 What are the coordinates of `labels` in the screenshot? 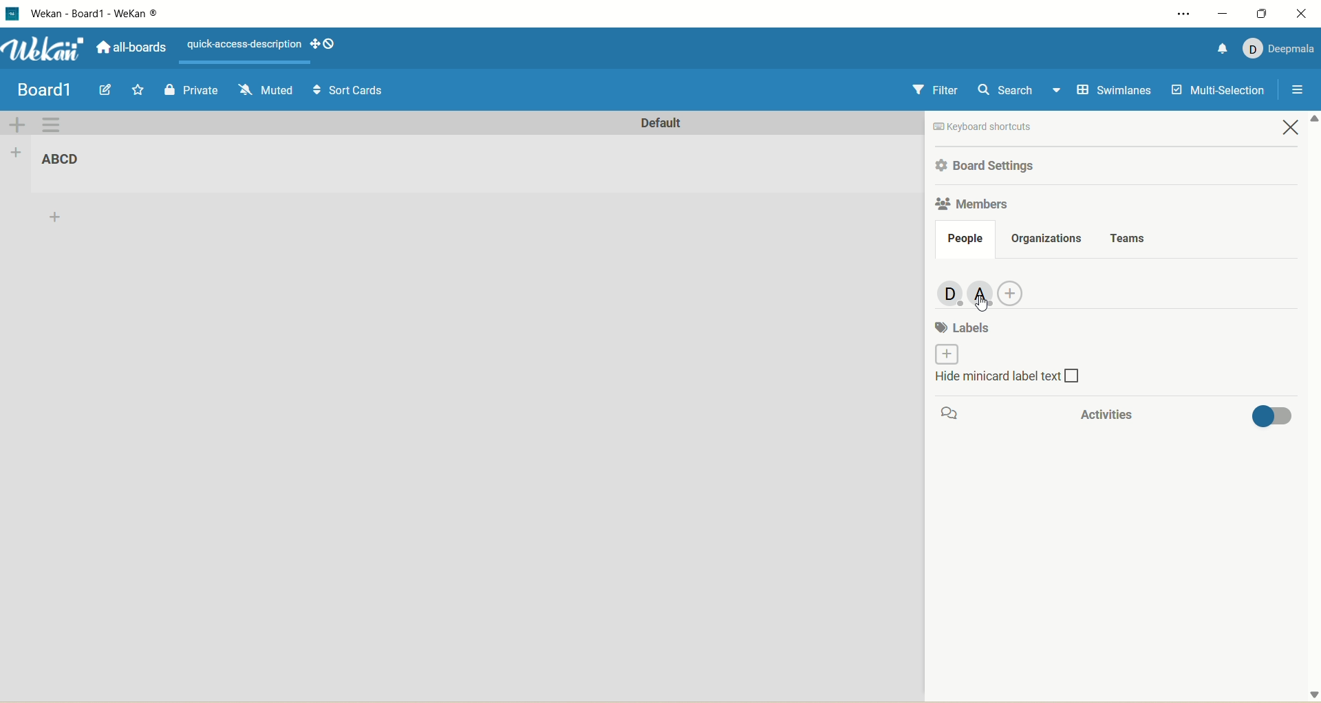 It's located at (965, 326).